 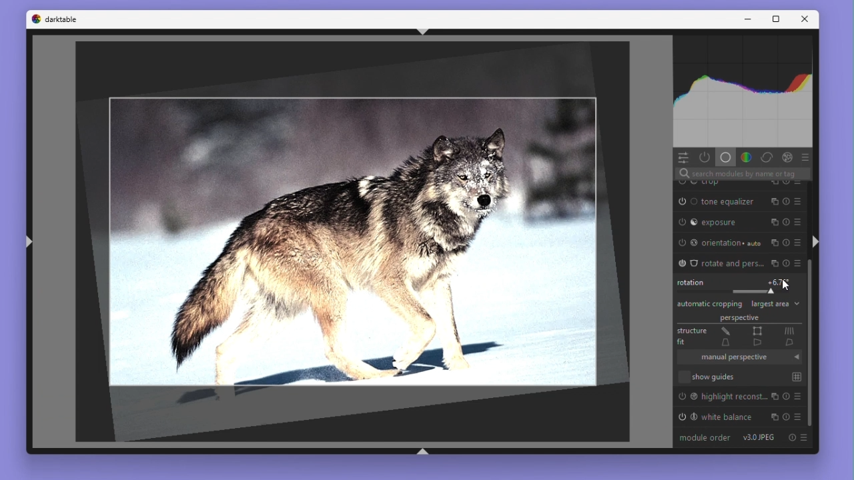 What do you see at coordinates (769, 157) in the screenshot?
I see `Correct` at bounding box center [769, 157].